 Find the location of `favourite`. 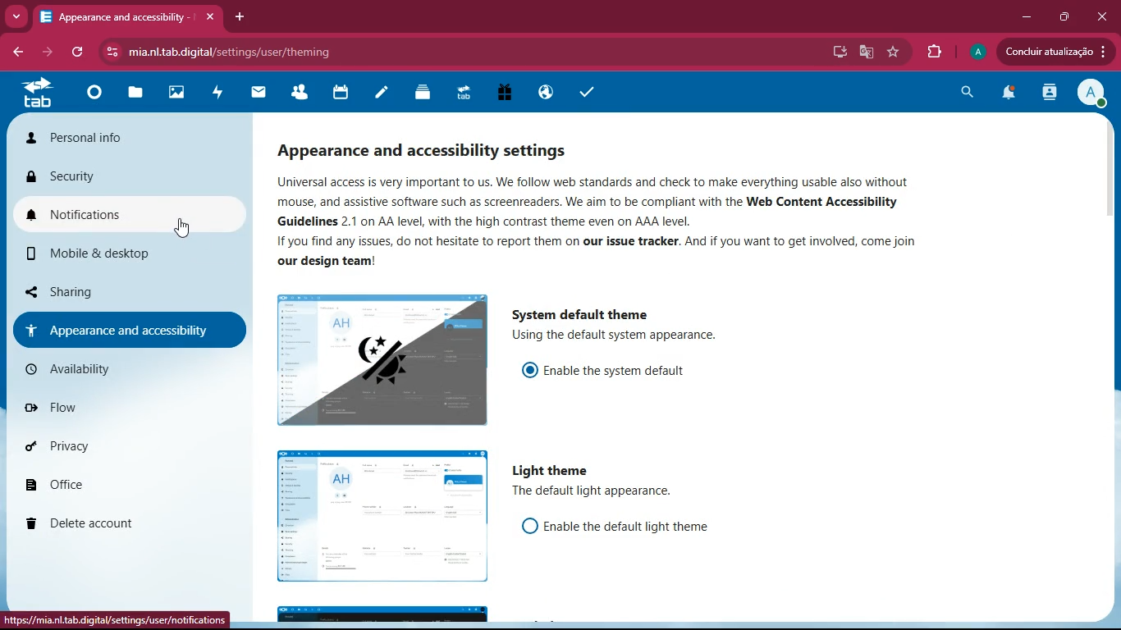

favourite is located at coordinates (895, 52).